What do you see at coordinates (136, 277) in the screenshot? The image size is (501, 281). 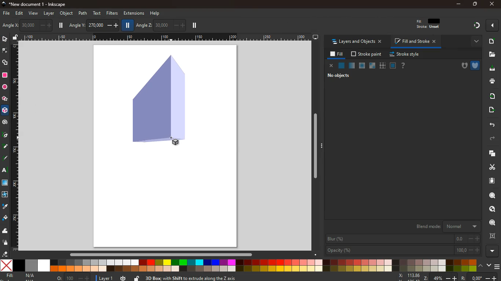 I see `unlock` at bounding box center [136, 277].